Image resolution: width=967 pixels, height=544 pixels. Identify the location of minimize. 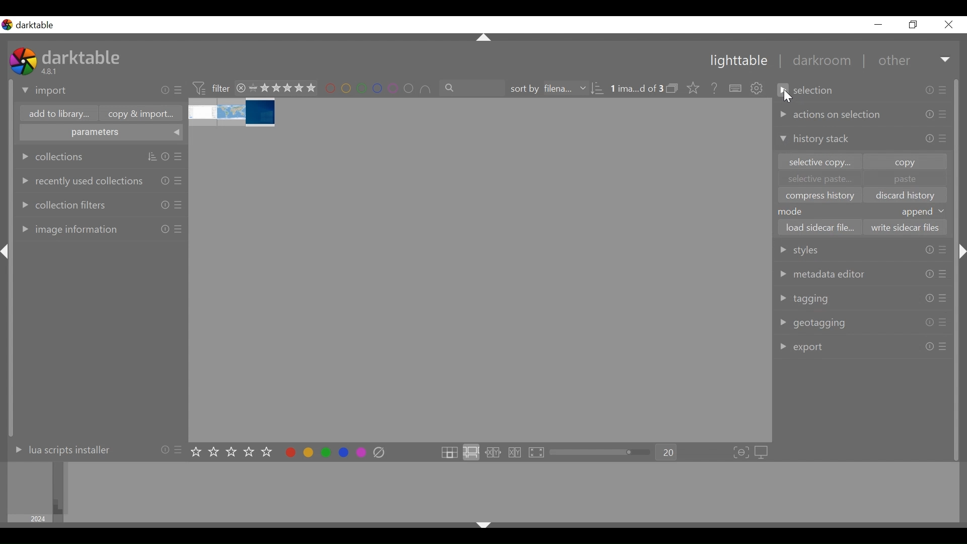
(878, 25).